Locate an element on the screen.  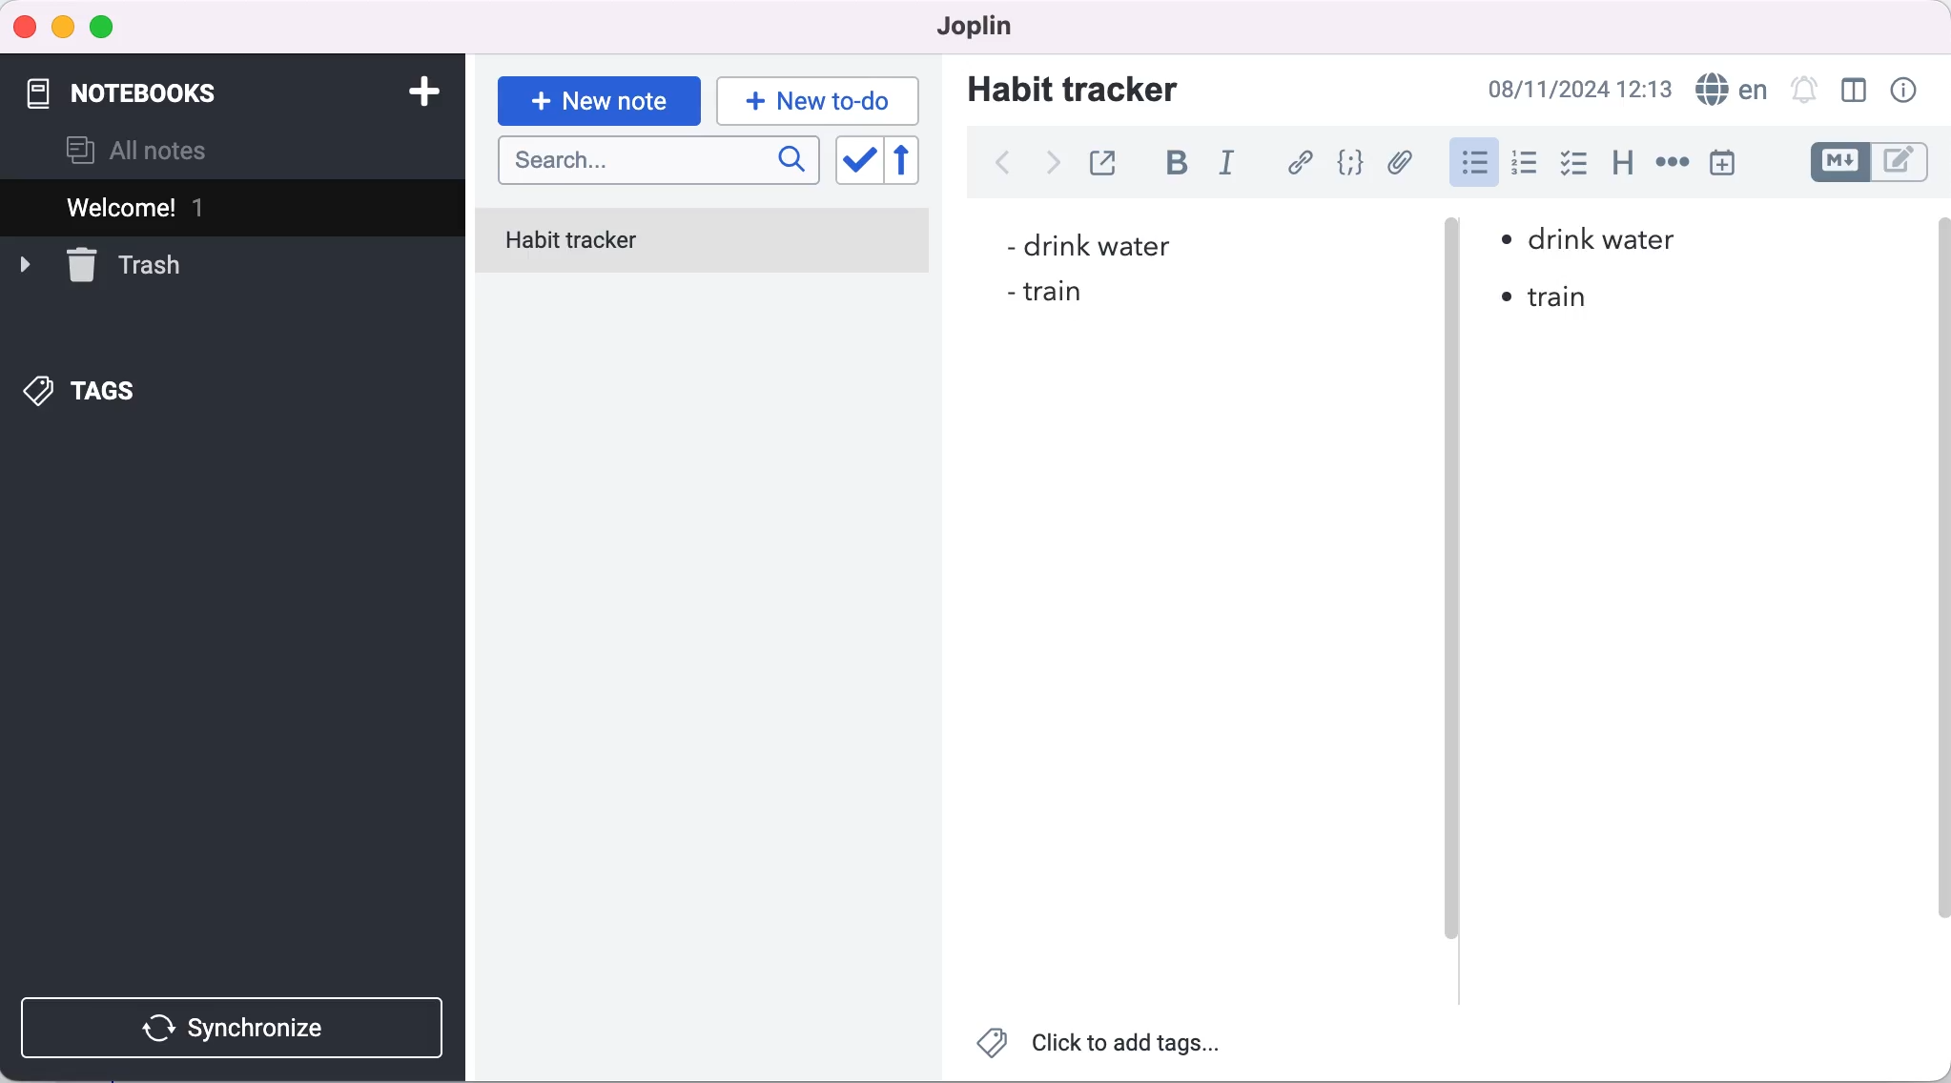
toggle sort order field is located at coordinates (857, 162).